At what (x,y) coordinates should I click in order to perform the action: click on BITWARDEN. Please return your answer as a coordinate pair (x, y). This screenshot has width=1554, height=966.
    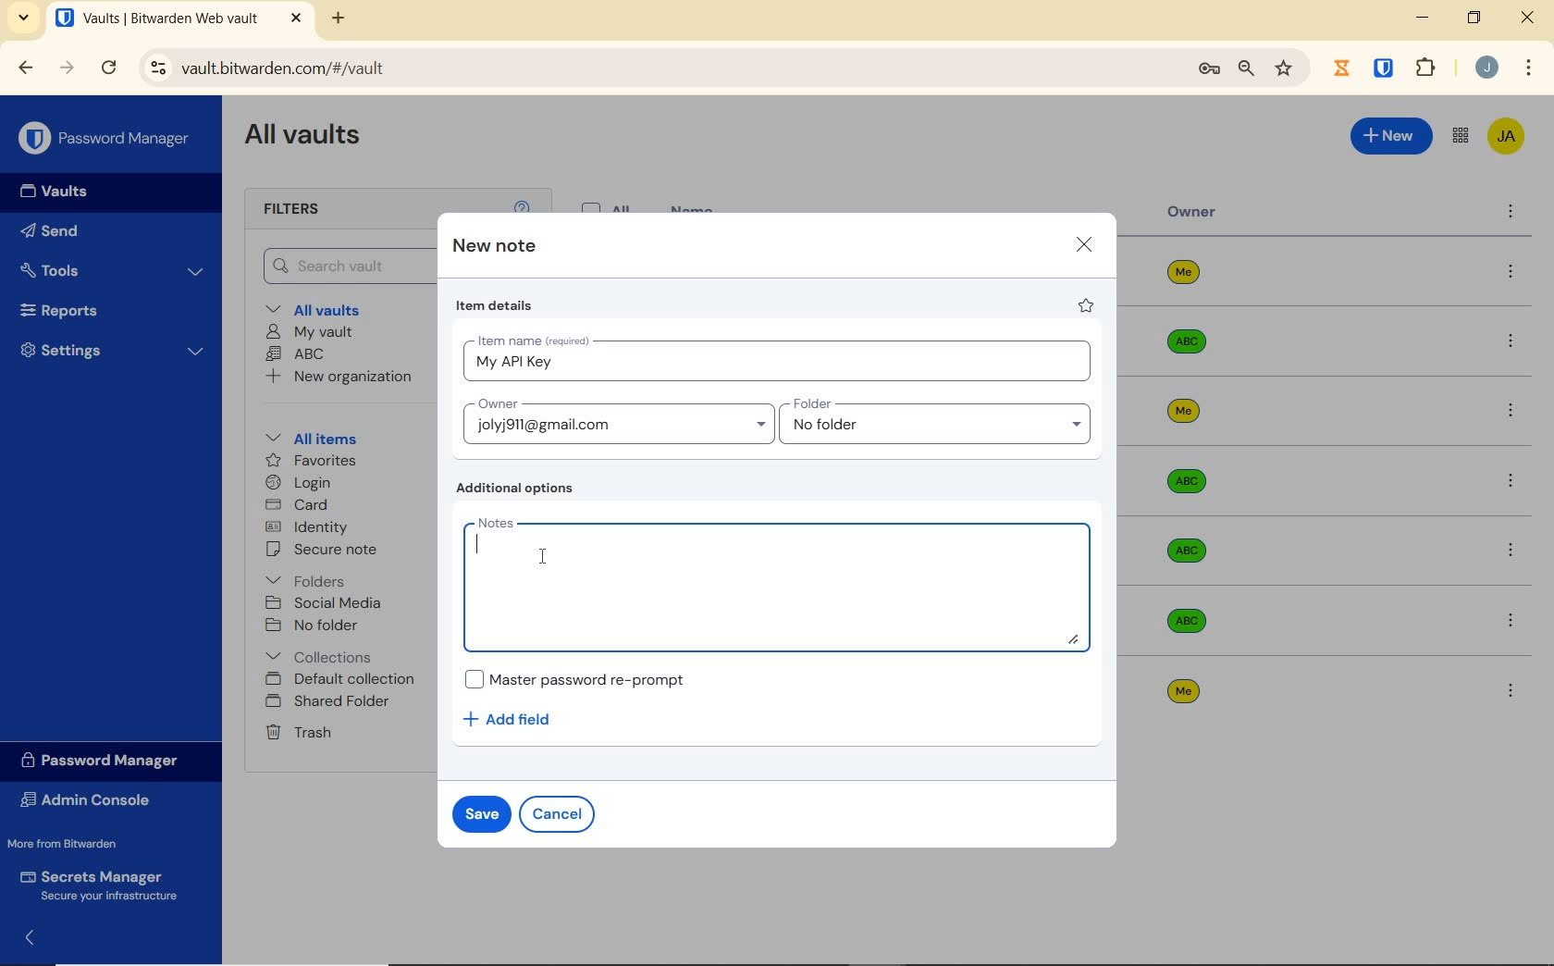
    Looking at the image, I should click on (1385, 68).